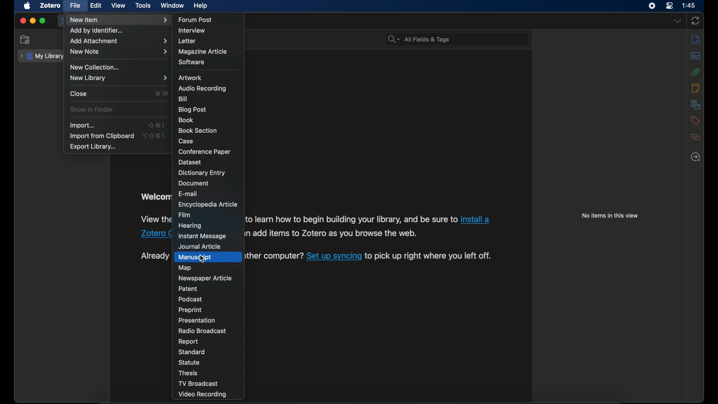 This screenshot has width=718, height=404. What do you see at coordinates (198, 383) in the screenshot?
I see `tv broadcast` at bounding box center [198, 383].